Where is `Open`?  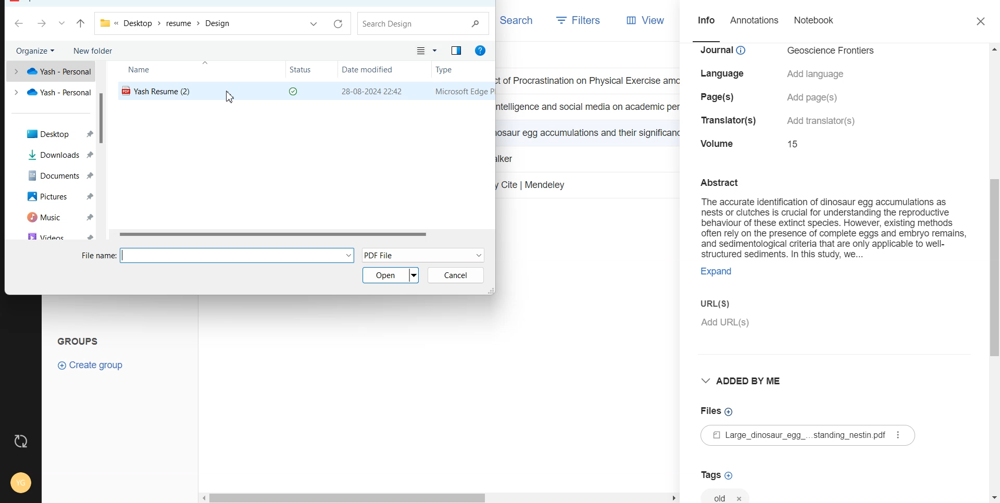 Open is located at coordinates (391, 275).